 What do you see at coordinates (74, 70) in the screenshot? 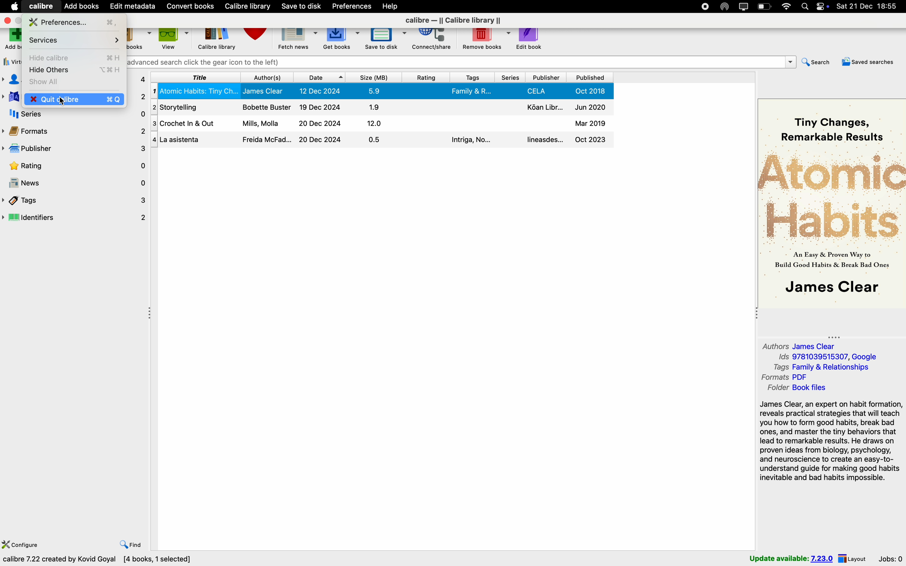
I see `hide others` at bounding box center [74, 70].